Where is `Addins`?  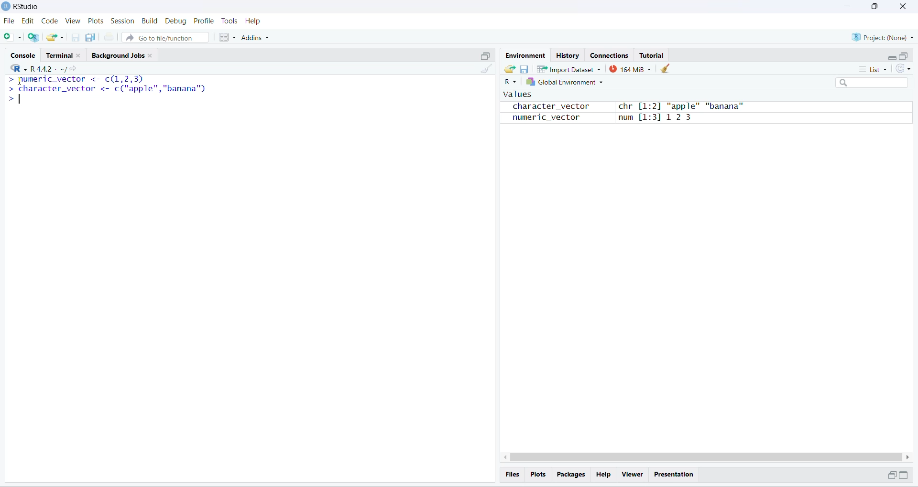 Addins is located at coordinates (255, 38).